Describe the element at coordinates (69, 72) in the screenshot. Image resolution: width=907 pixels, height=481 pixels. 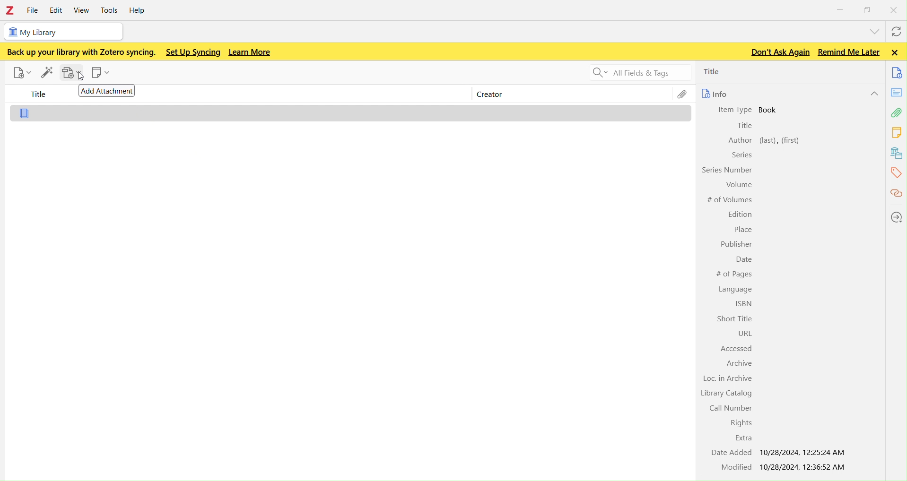
I see `add attachments` at that location.